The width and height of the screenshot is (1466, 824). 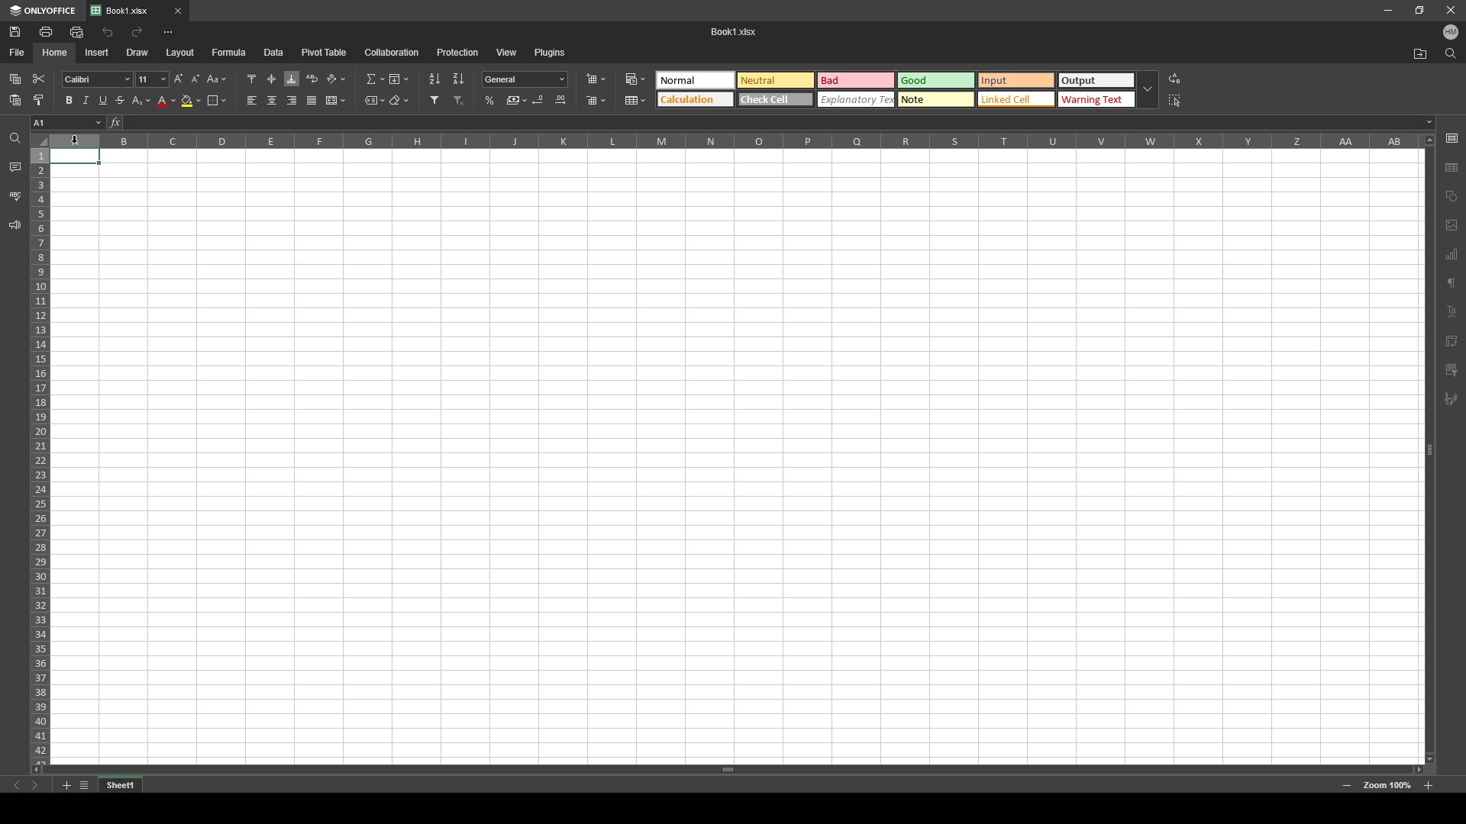 What do you see at coordinates (15, 101) in the screenshot?
I see `paste` at bounding box center [15, 101].